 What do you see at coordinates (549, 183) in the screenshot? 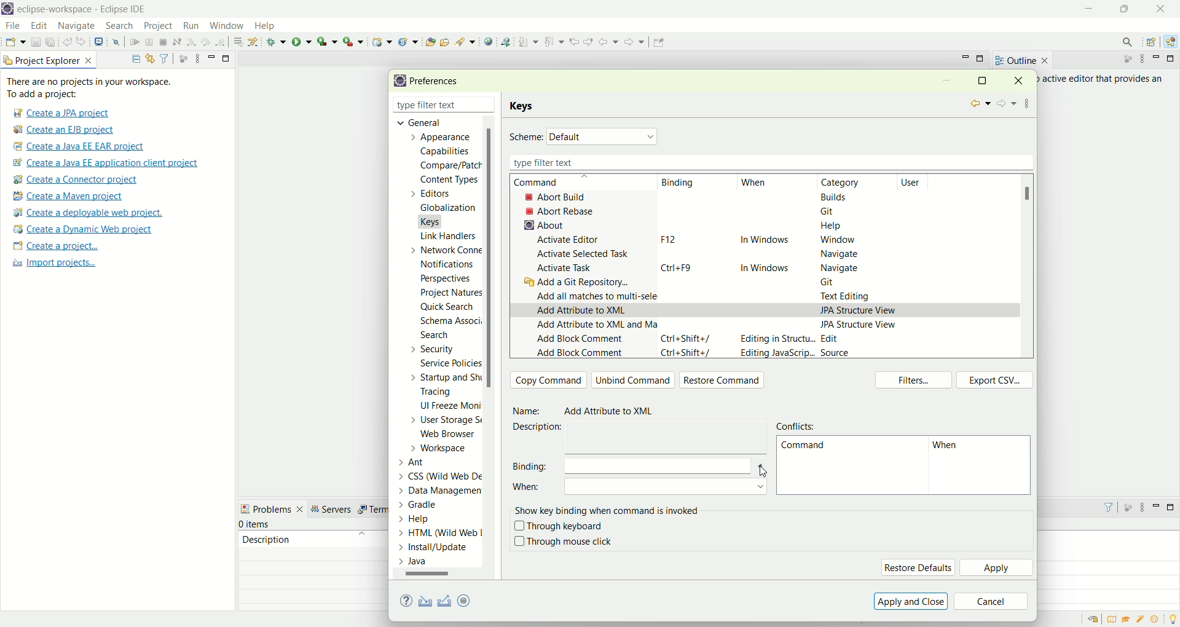
I see `command` at bounding box center [549, 183].